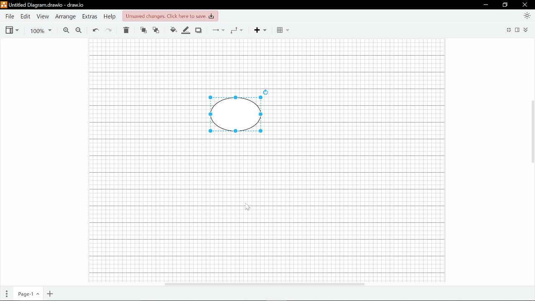 The image size is (535, 301). I want to click on Extras, so click(90, 17).